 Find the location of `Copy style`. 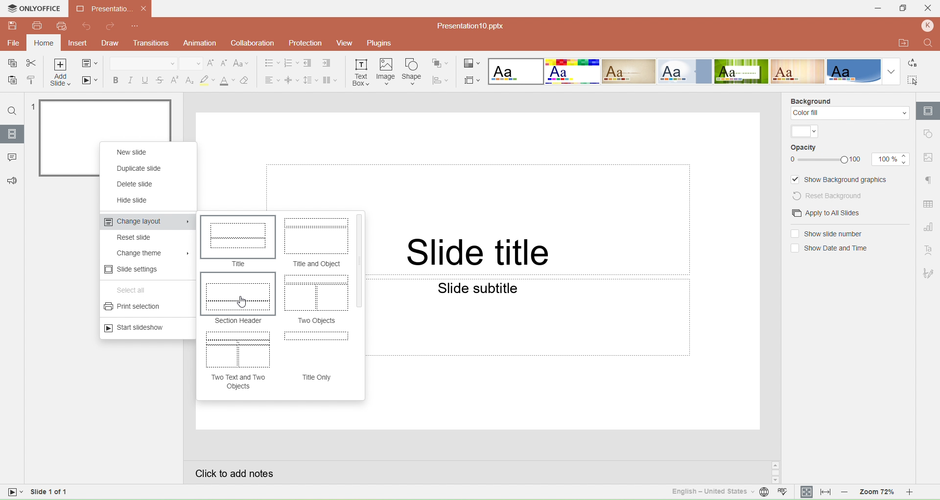

Copy style is located at coordinates (31, 80).